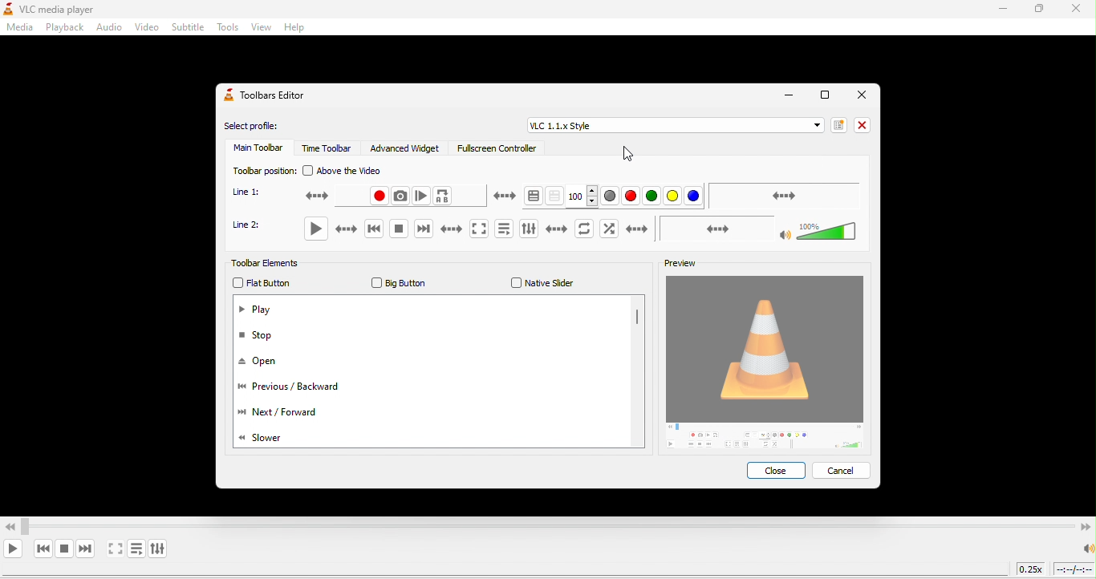 This screenshot has width=1096, height=579. I want to click on frame to frame, so click(422, 196).